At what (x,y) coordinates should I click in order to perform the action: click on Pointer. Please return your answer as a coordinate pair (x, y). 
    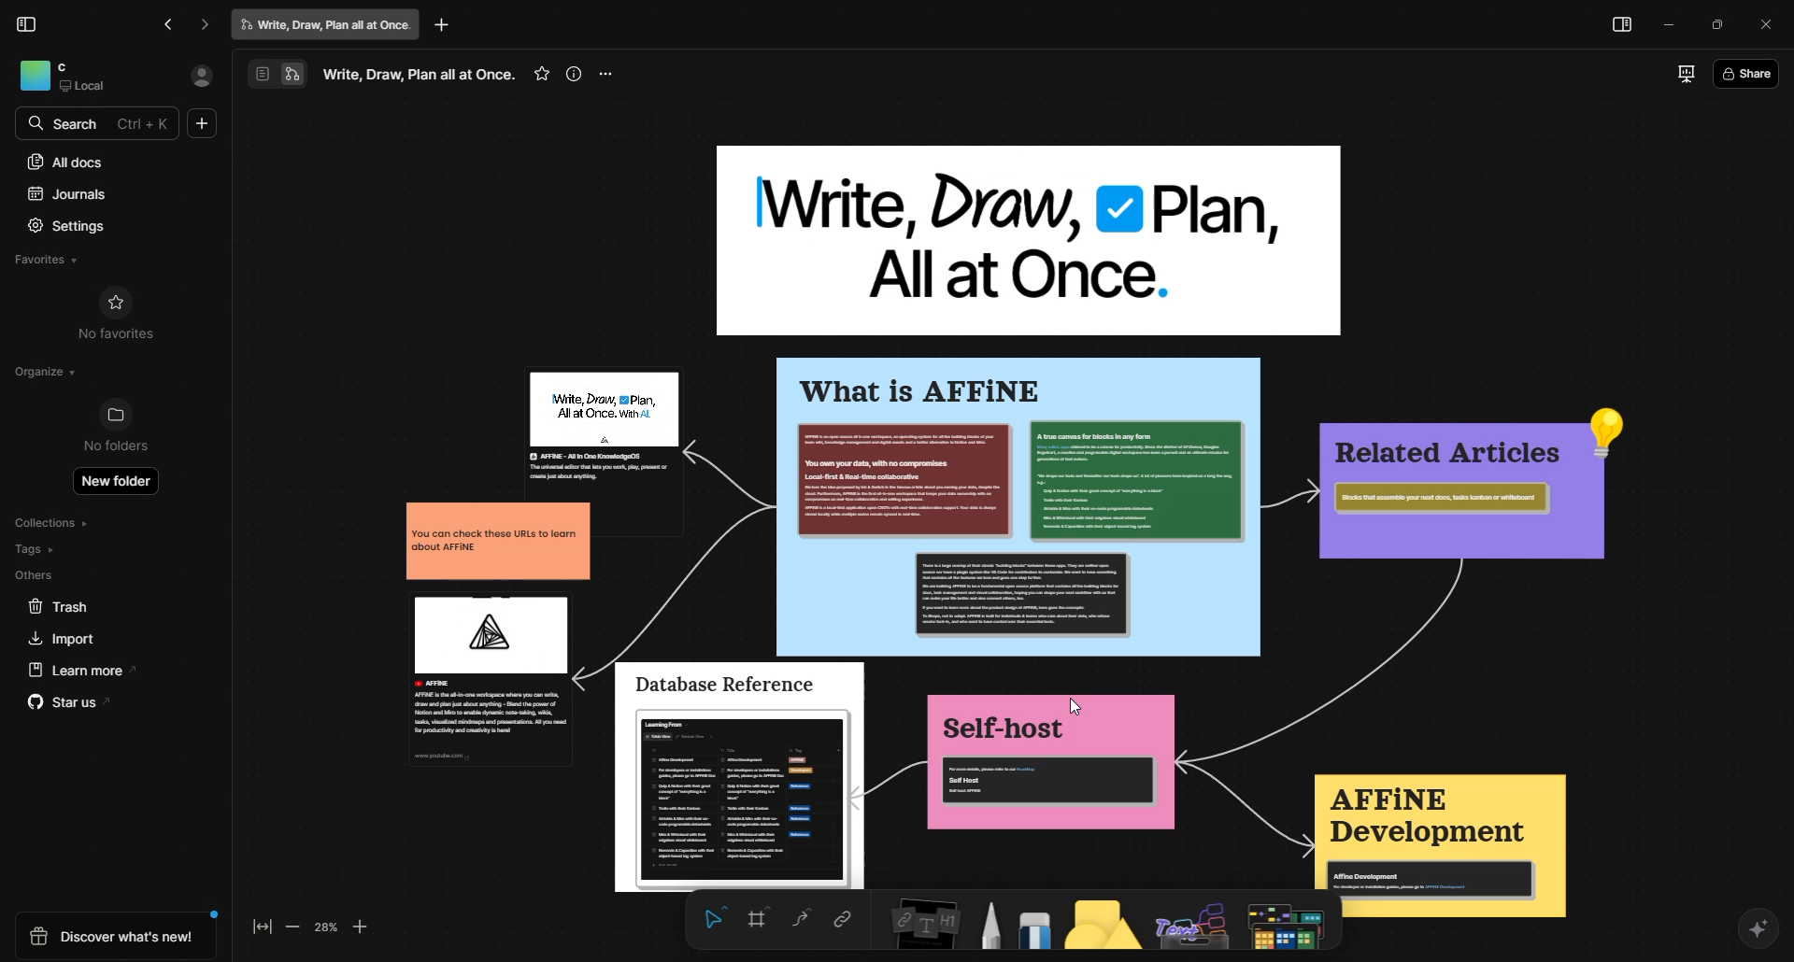
    Looking at the image, I should click on (709, 919).